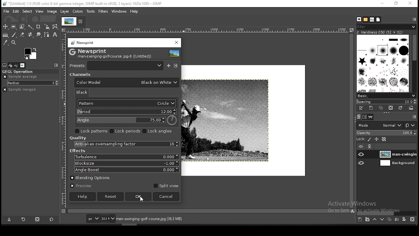 This screenshot has height=236, width=419. What do you see at coordinates (391, 108) in the screenshot?
I see `delete brush` at bounding box center [391, 108].